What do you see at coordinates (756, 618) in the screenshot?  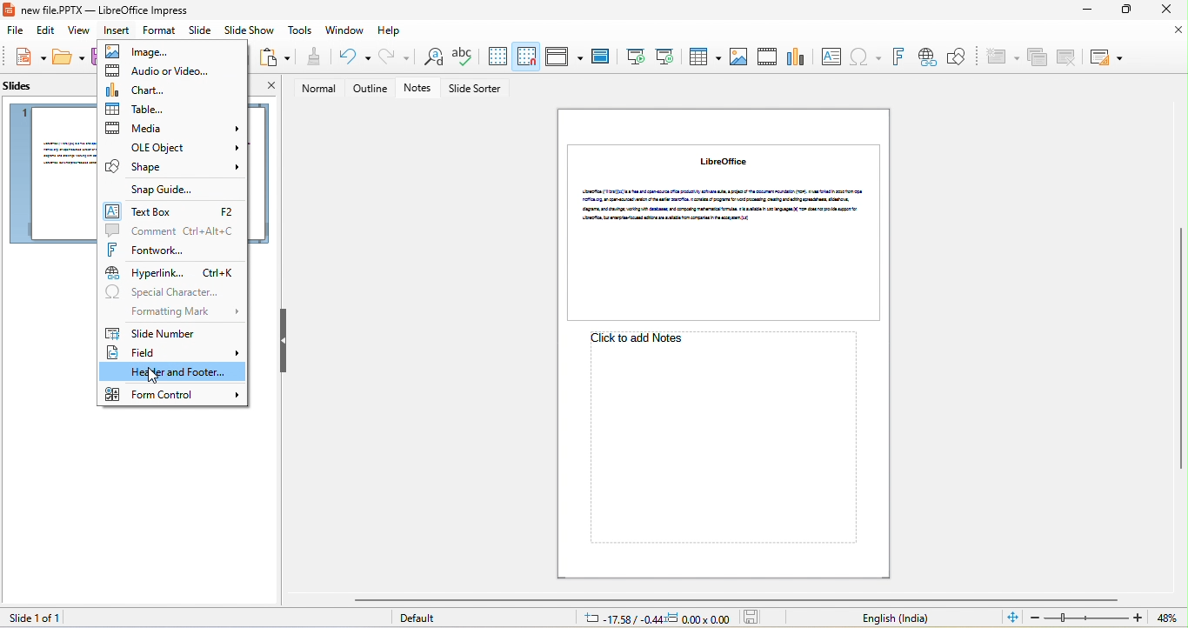 I see `the document has not been modified since the last save` at bounding box center [756, 618].